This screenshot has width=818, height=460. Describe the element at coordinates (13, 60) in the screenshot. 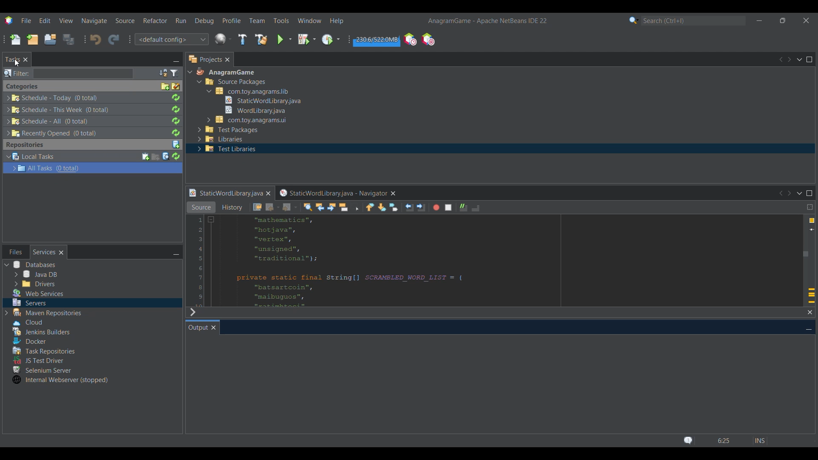

I see `Current tab` at that location.